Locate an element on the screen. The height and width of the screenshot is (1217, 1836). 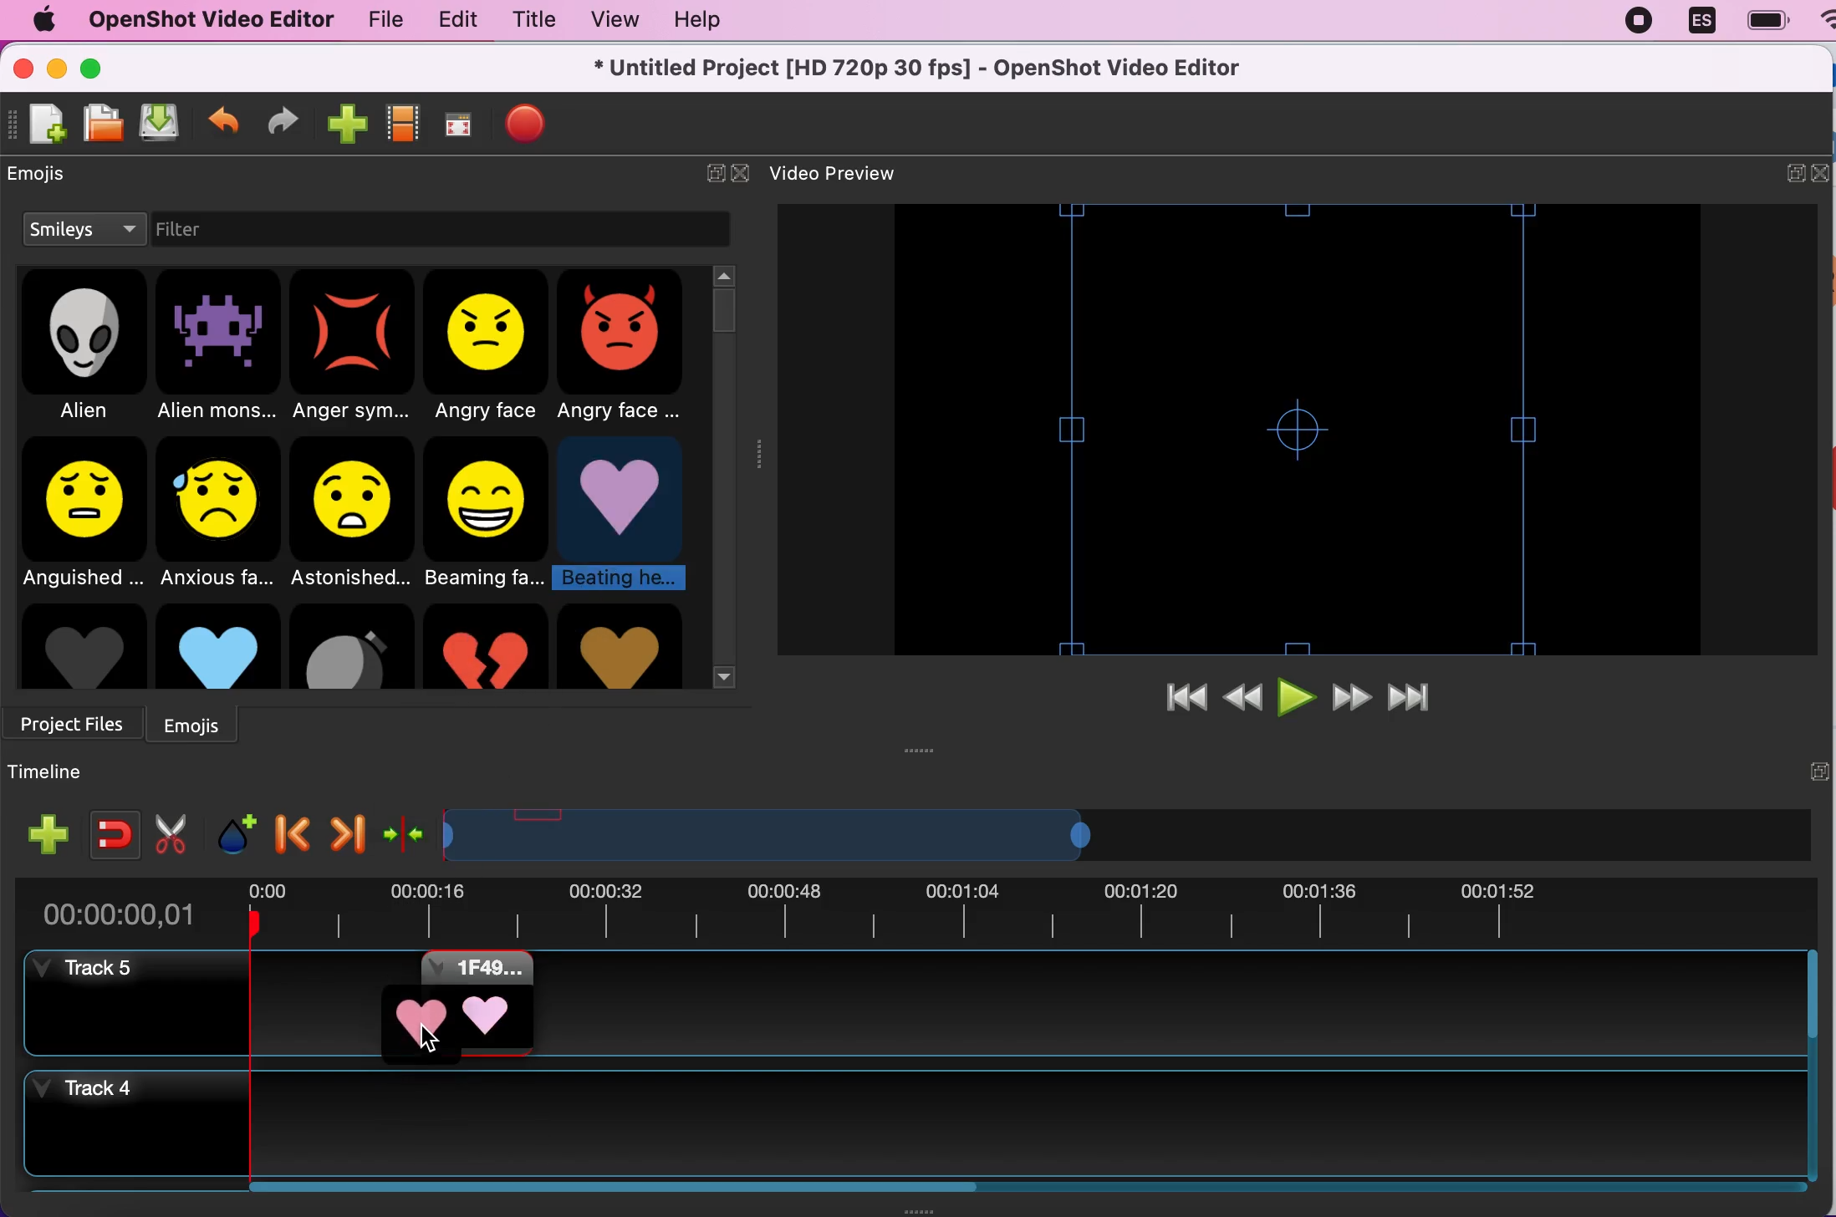
emojis is located at coordinates (202, 722).